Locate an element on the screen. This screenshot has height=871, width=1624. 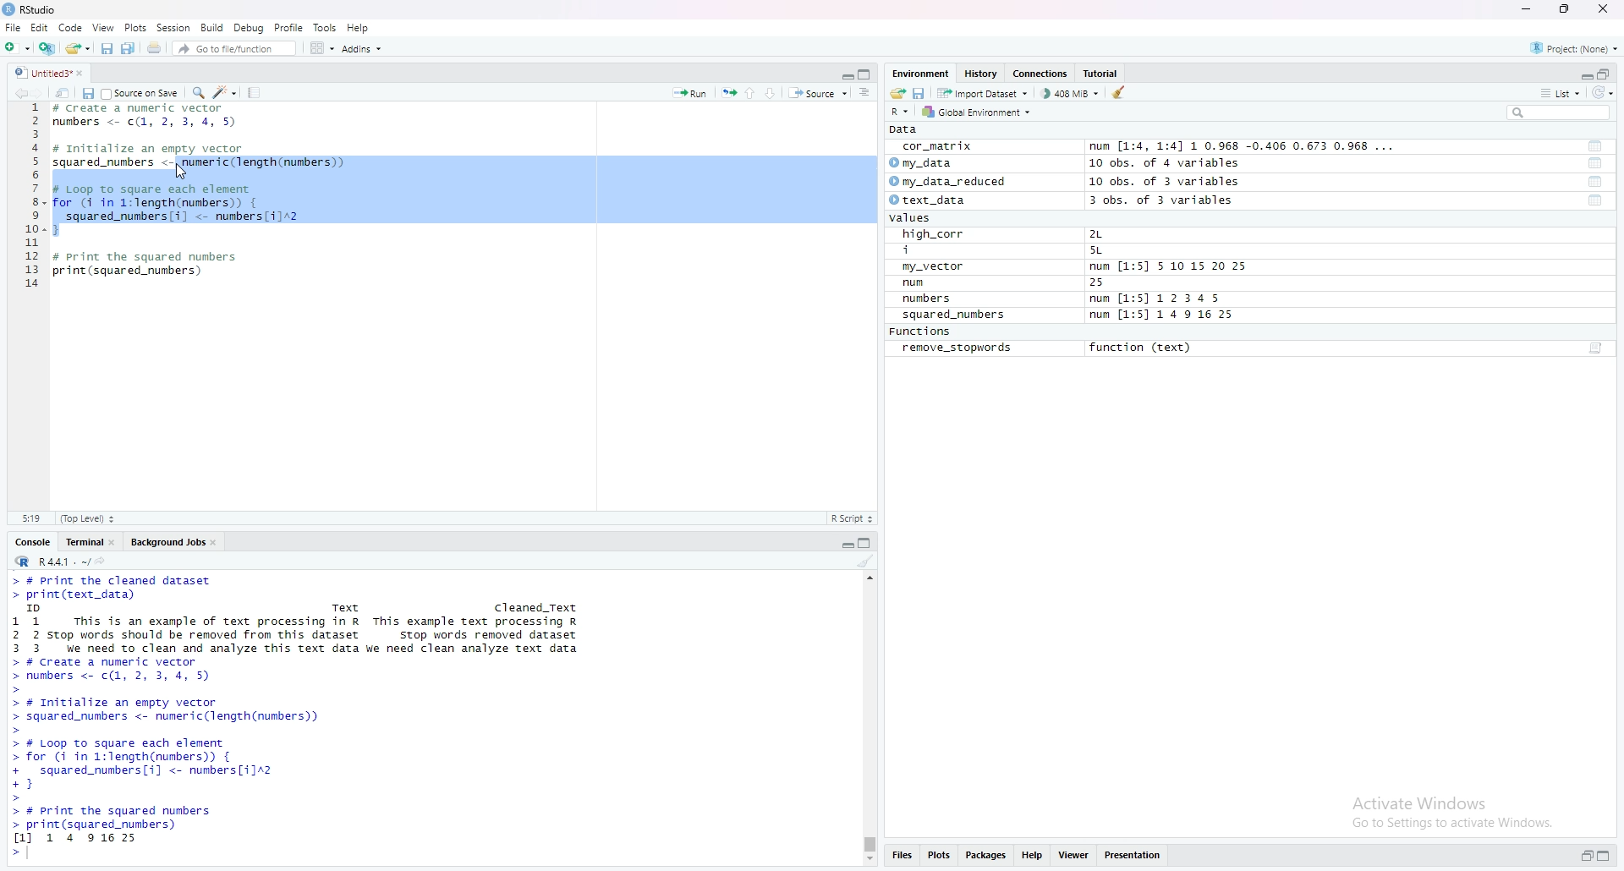
minimize is located at coordinates (846, 73).